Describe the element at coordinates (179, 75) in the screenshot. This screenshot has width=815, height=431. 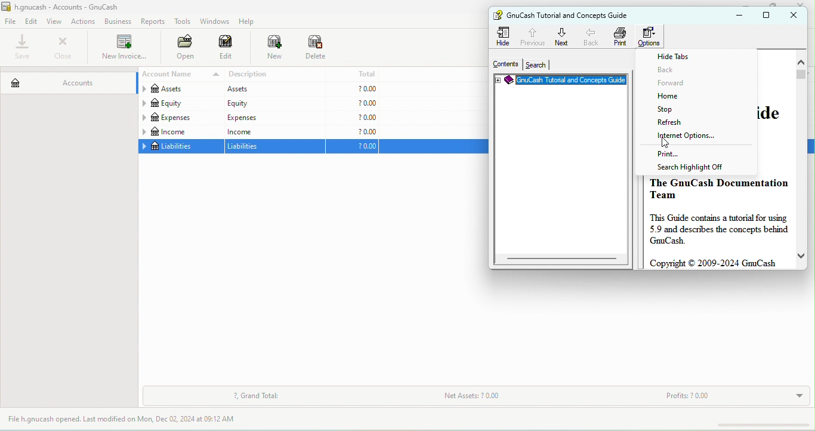
I see `account name` at that location.